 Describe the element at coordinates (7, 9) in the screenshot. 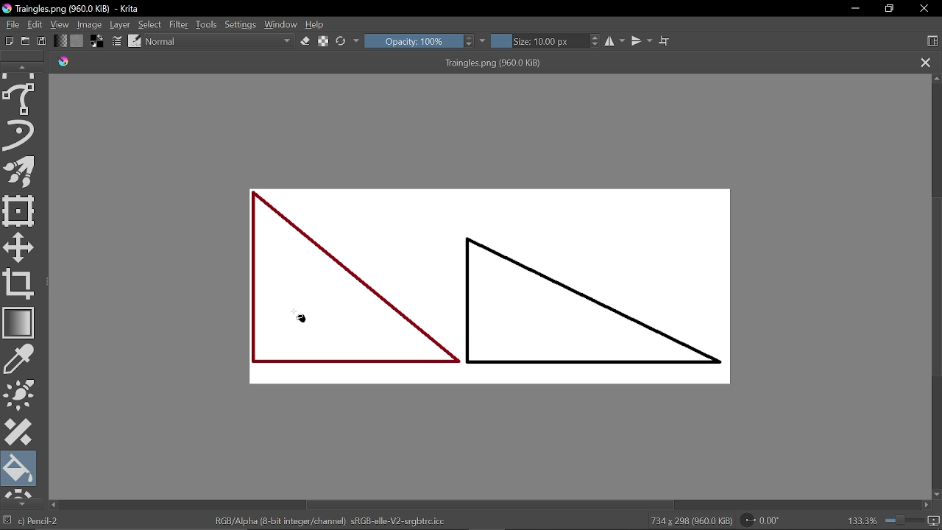

I see `App icon` at that location.